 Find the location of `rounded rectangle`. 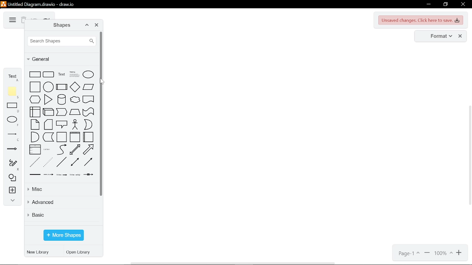

rounded rectangle is located at coordinates (49, 74).